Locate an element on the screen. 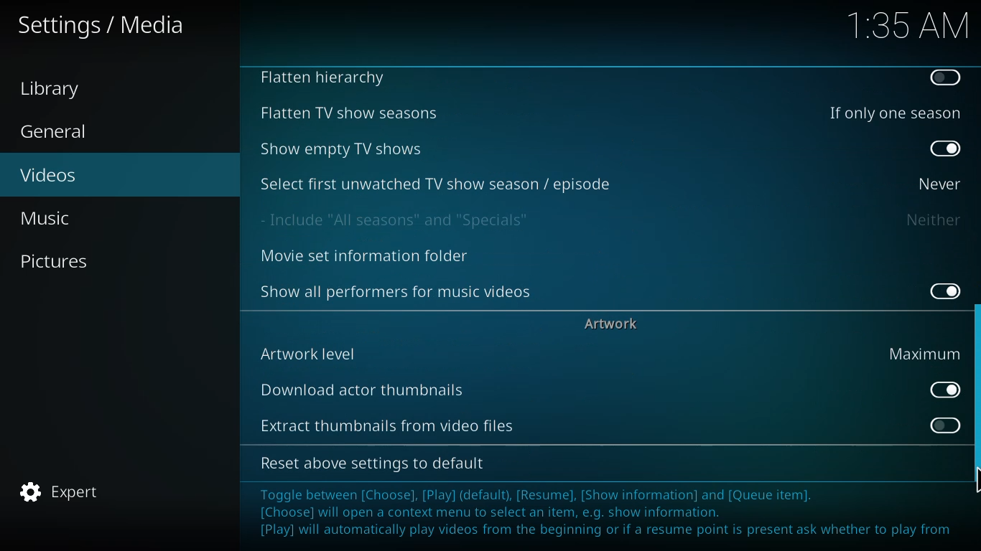 Image resolution: width=981 pixels, height=551 pixels. flatten hierarchy is located at coordinates (327, 79).